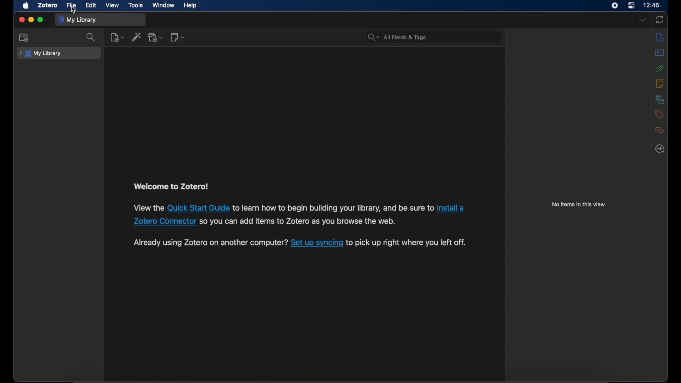 The image size is (681, 383). Describe the element at coordinates (659, 20) in the screenshot. I see `sync` at that location.